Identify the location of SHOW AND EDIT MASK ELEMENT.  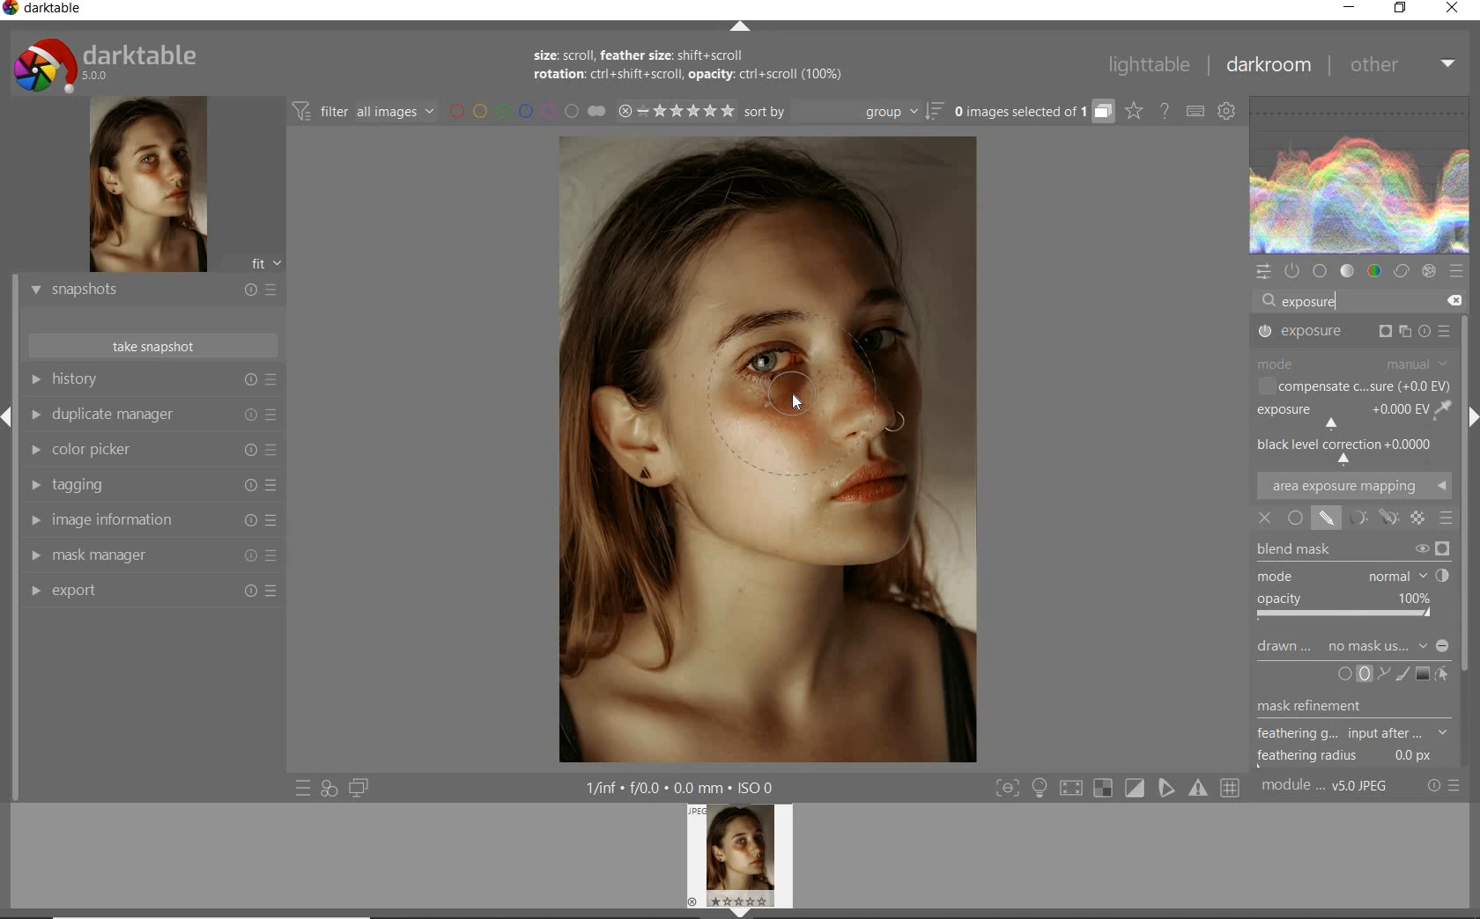
(1444, 675).